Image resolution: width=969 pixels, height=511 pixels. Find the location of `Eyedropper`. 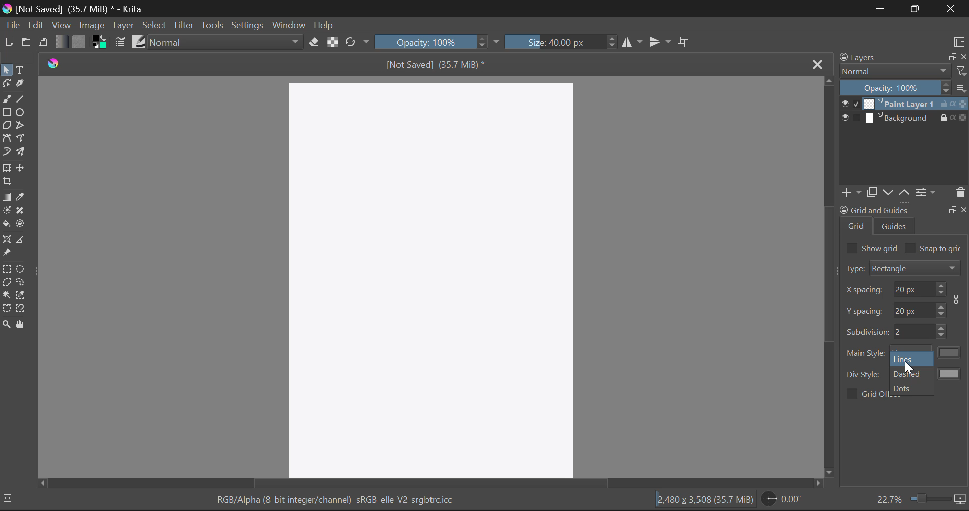

Eyedropper is located at coordinates (21, 198).